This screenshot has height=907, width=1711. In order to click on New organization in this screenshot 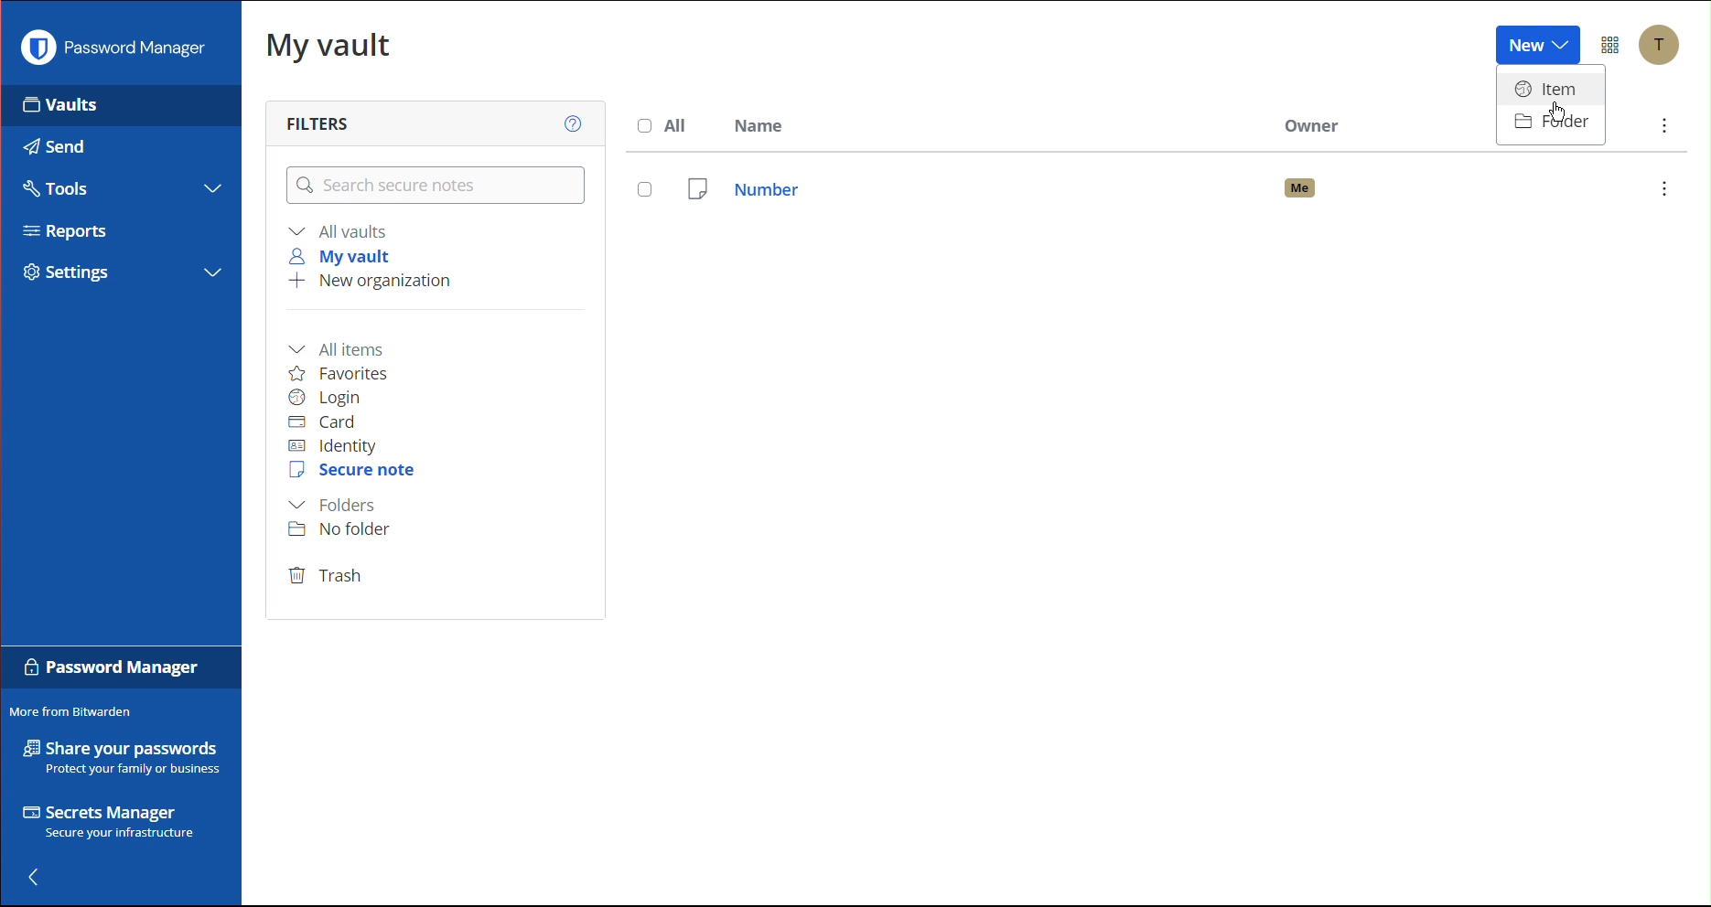, I will do `click(369, 283)`.